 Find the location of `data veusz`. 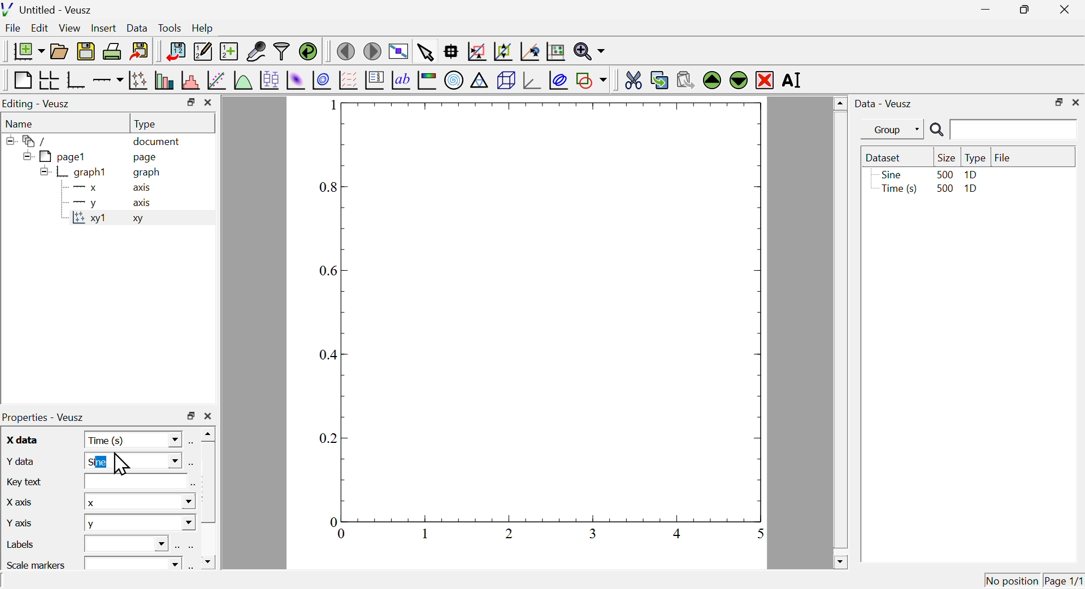

data veusz is located at coordinates (884, 103).